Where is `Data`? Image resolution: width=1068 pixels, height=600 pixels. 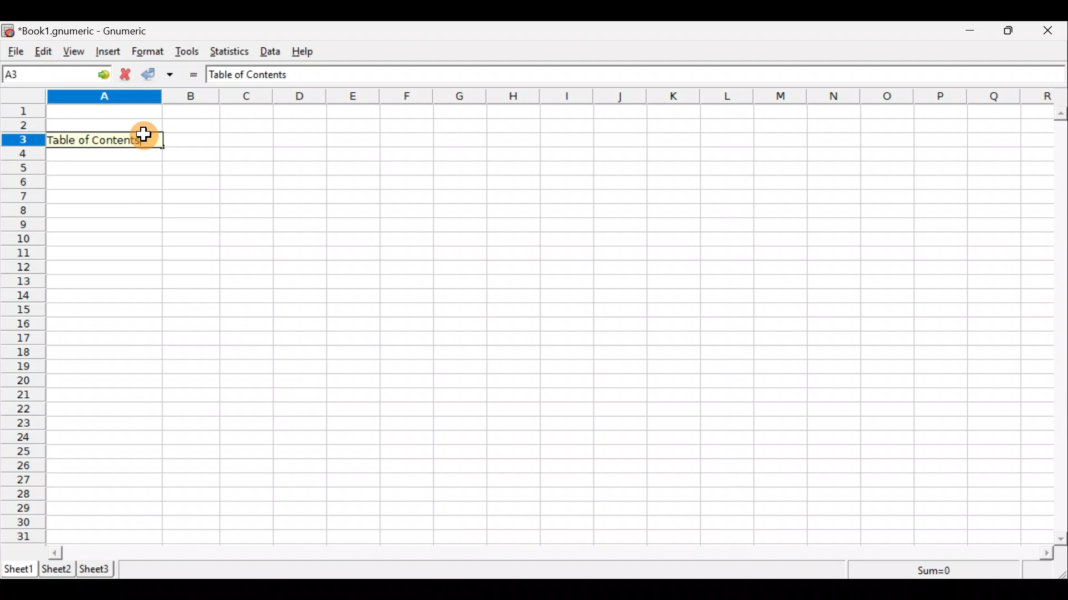 Data is located at coordinates (274, 52).